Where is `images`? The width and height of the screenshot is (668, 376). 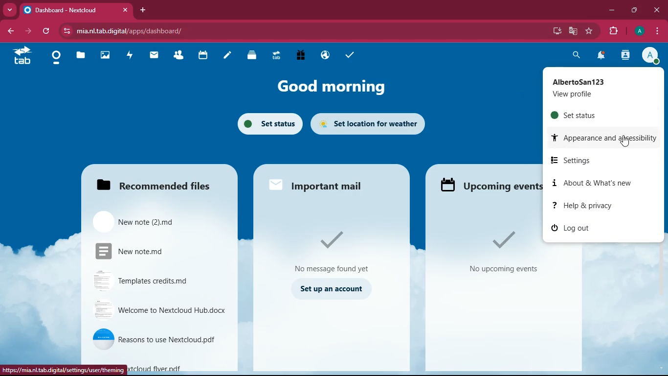
images is located at coordinates (105, 55).